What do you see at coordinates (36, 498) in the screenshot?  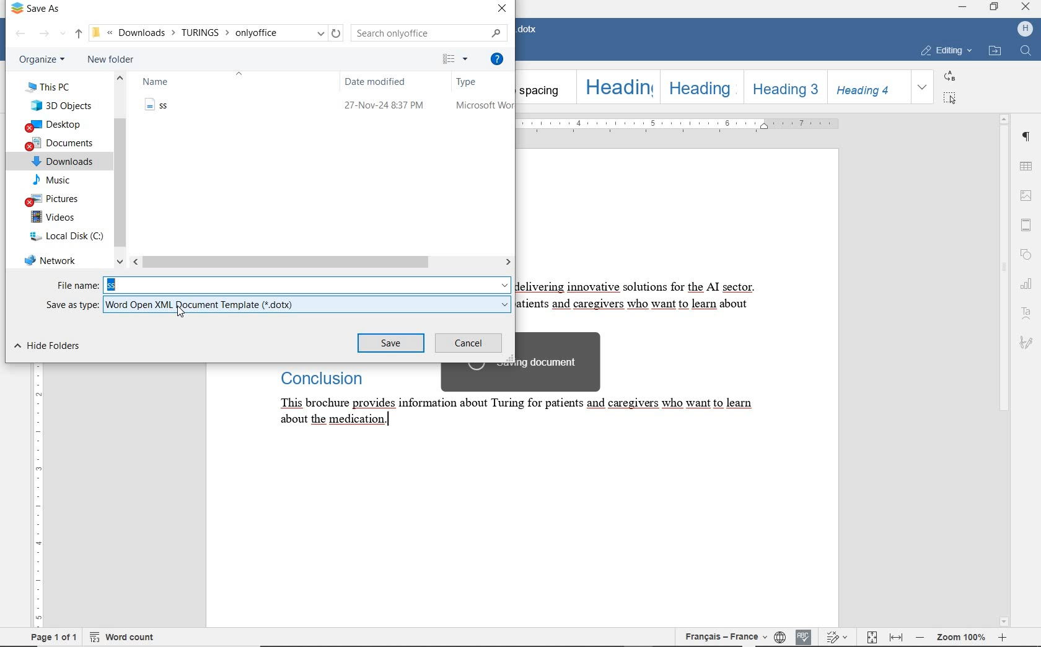 I see `RULER` at bounding box center [36, 498].